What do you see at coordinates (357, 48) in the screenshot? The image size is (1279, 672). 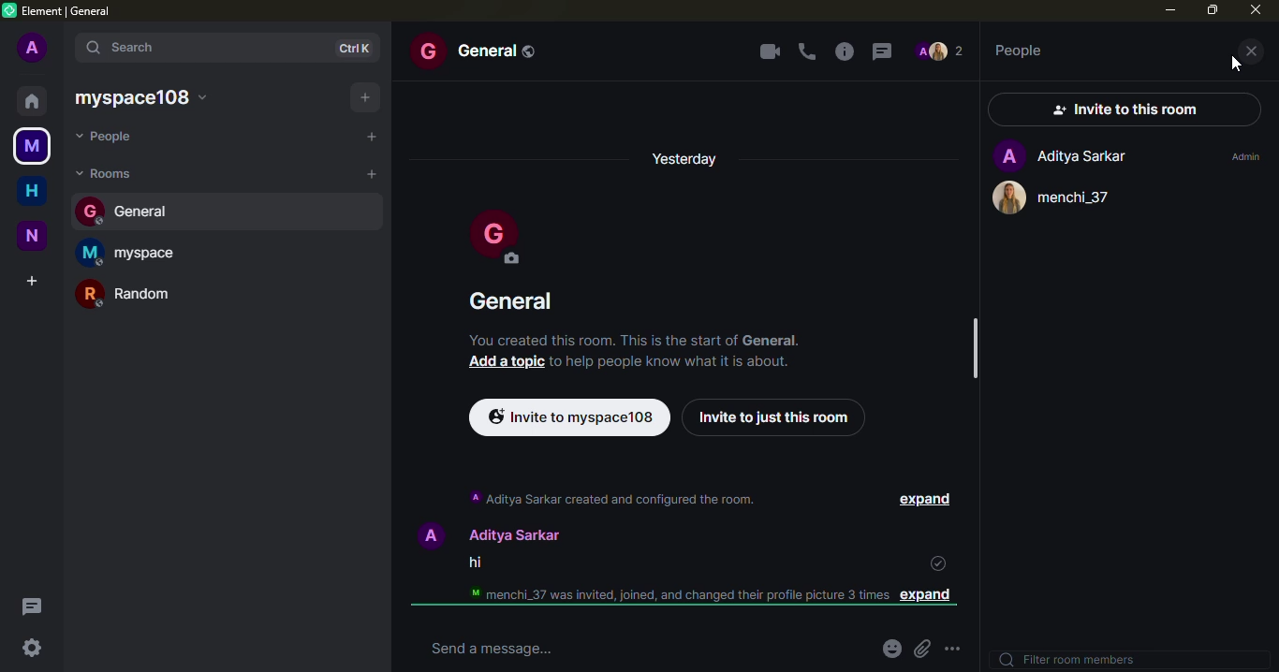 I see `ctrl+k` at bounding box center [357, 48].